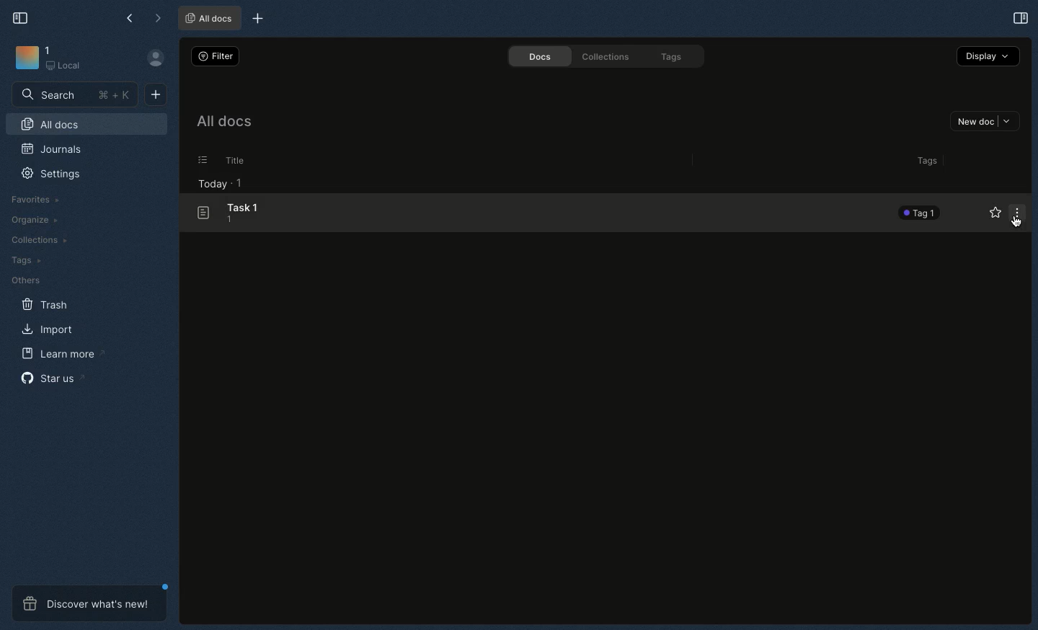  Describe the element at coordinates (45, 329) in the screenshot. I see `Import` at that location.